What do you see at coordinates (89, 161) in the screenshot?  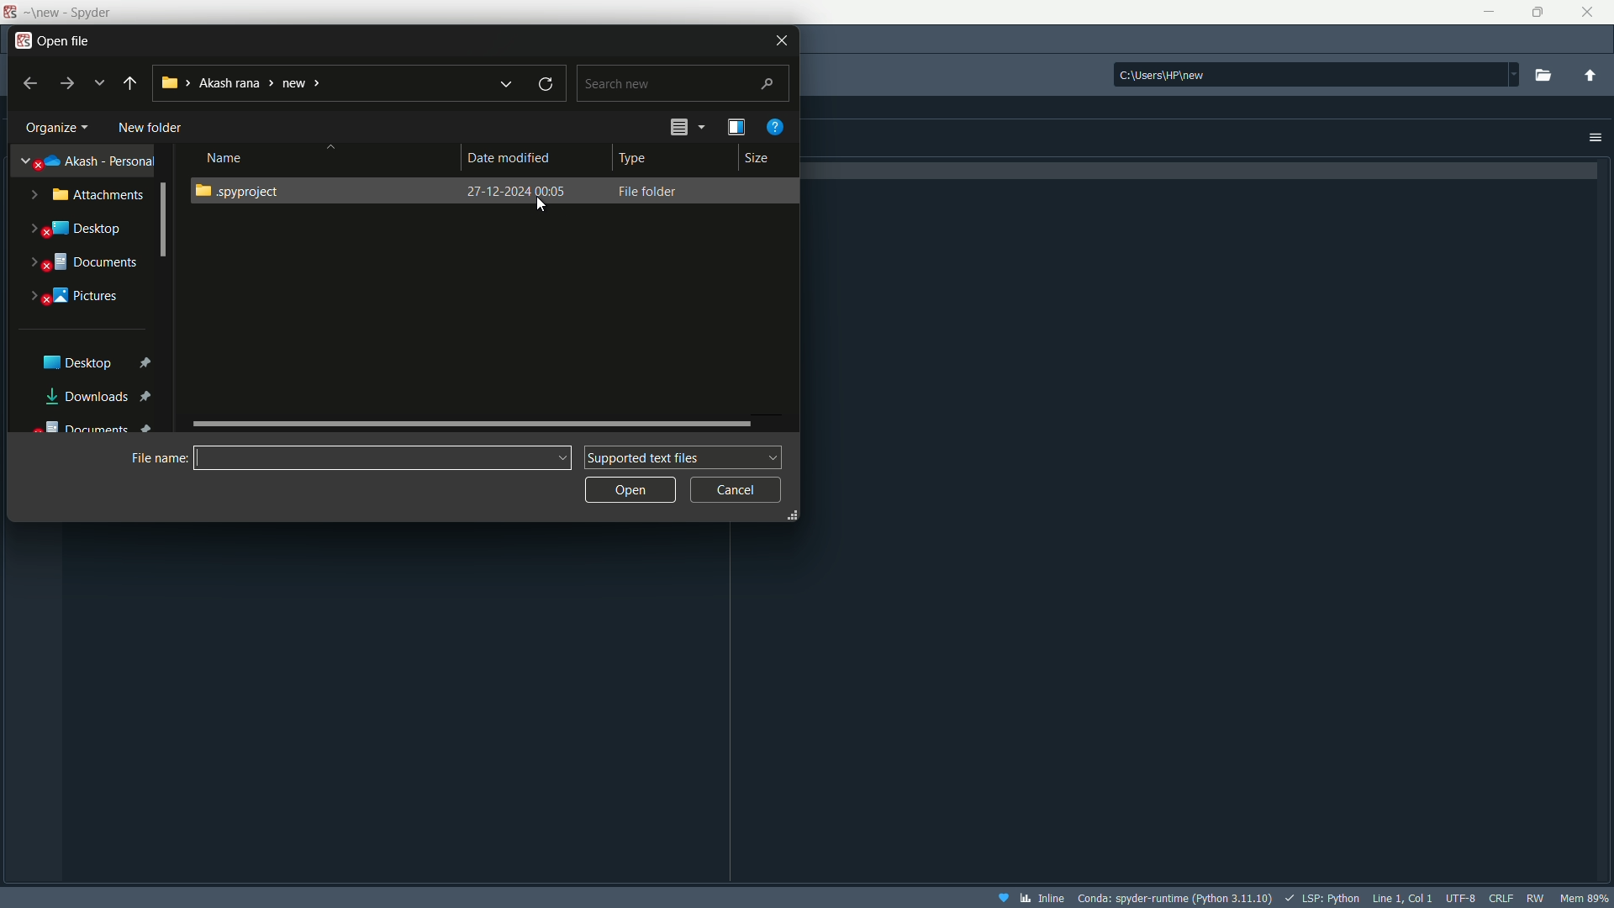 I see `akash-personal` at bounding box center [89, 161].